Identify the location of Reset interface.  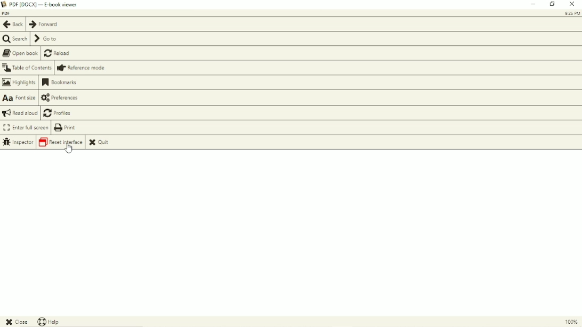
(60, 142).